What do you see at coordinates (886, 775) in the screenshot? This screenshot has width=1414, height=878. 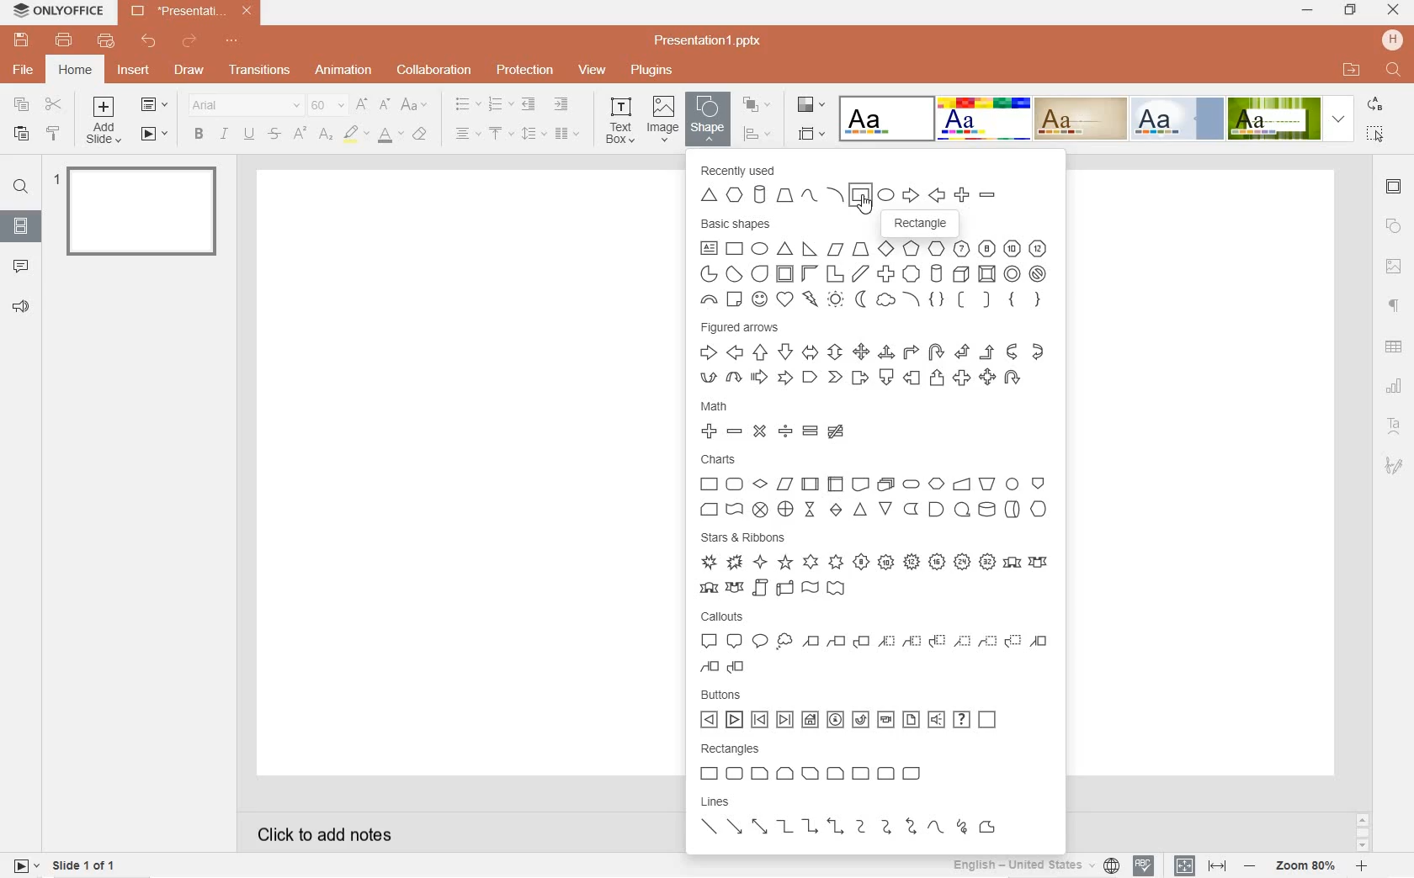 I see `Round same side corner rectangle` at bounding box center [886, 775].